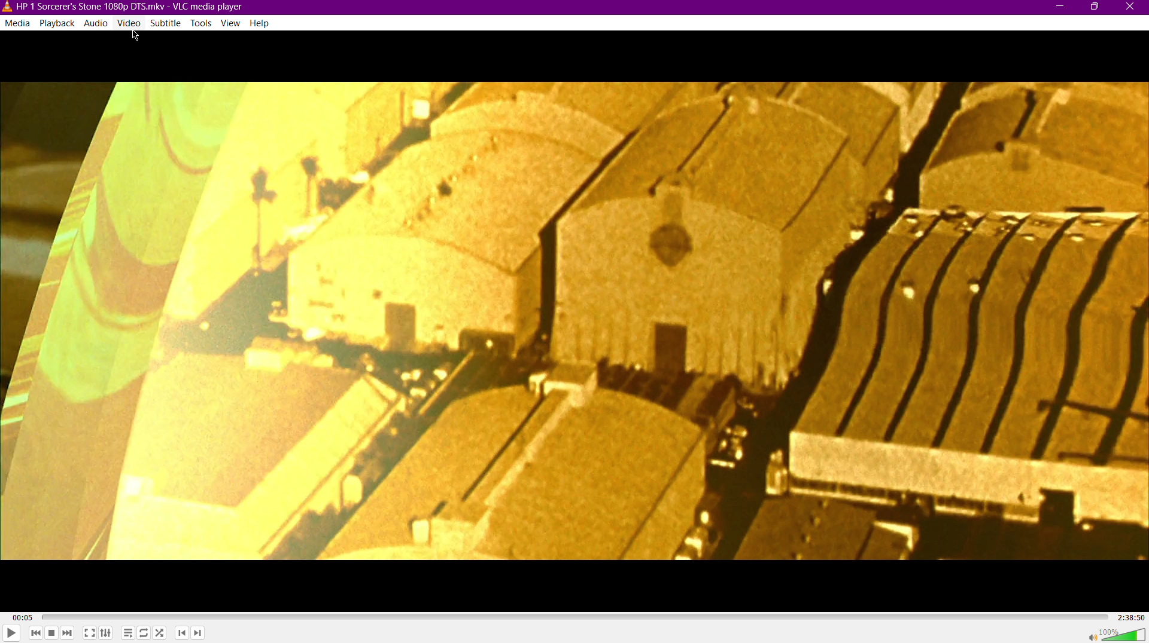 Image resolution: width=1149 pixels, height=643 pixels. What do you see at coordinates (134, 35) in the screenshot?
I see `Cursor Position` at bounding box center [134, 35].